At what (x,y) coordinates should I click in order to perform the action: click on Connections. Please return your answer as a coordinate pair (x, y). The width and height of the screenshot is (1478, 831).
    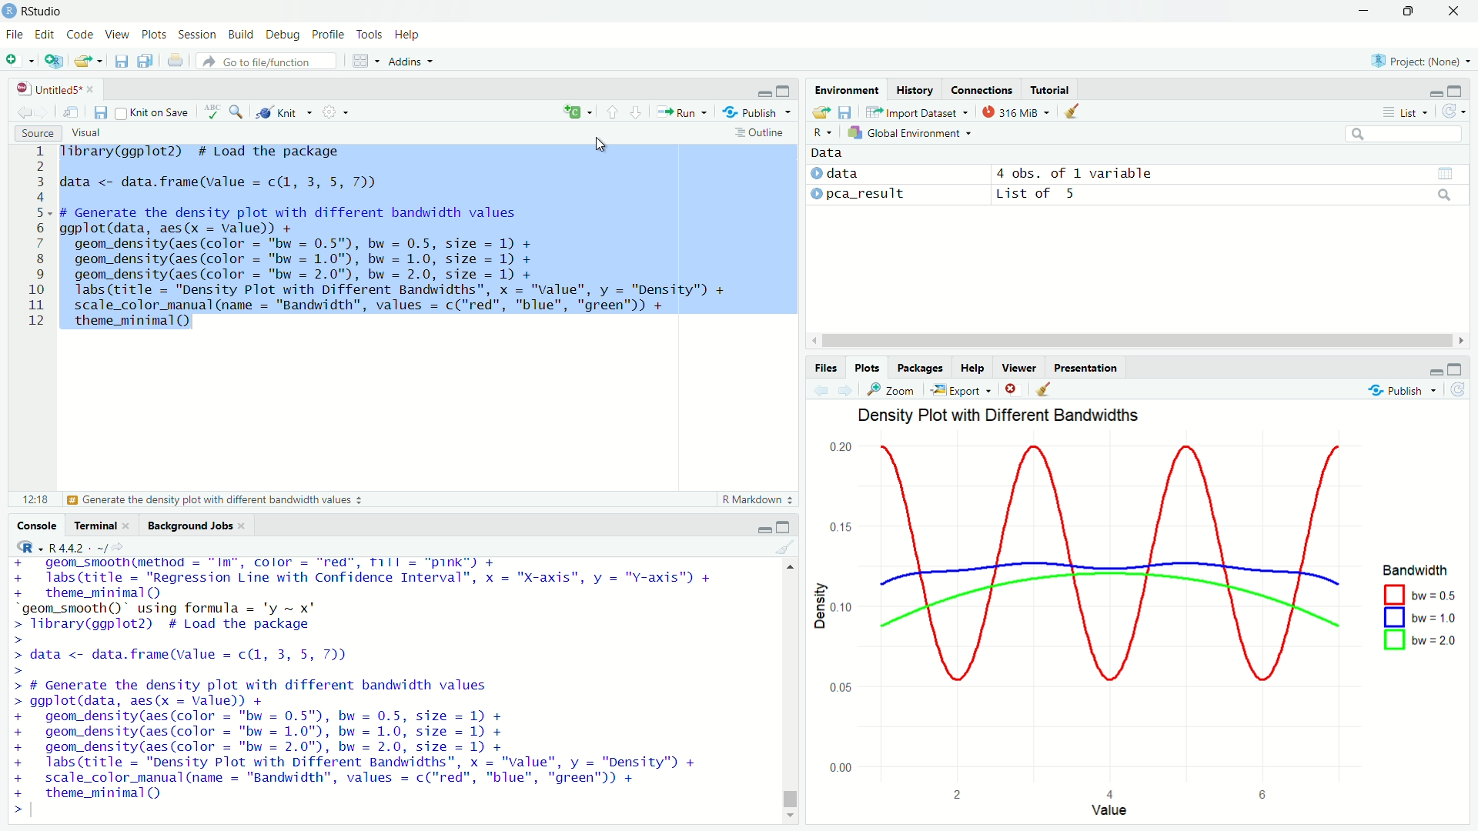
    Looking at the image, I should click on (980, 88).